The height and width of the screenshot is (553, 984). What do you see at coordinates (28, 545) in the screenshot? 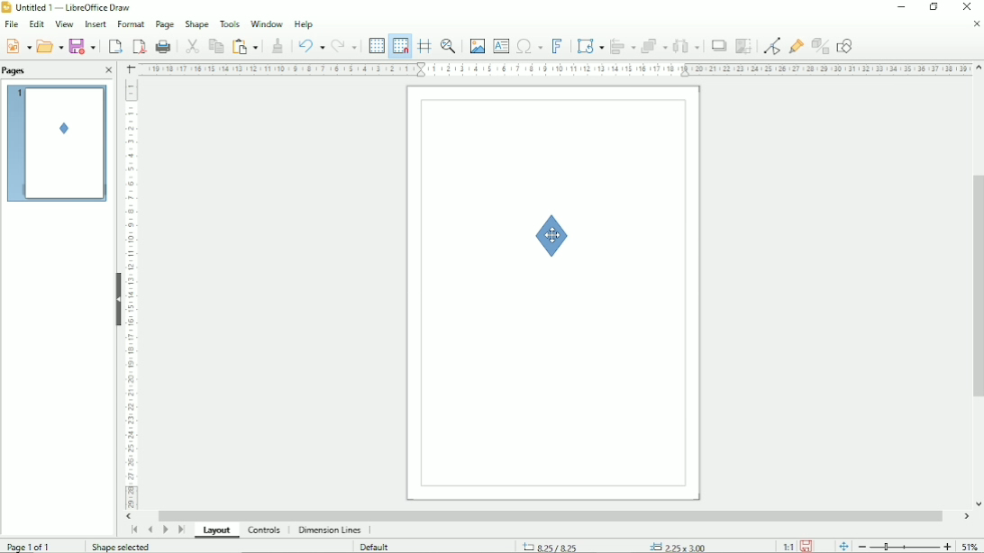
I see `Page 1 of 1` at bounding box center [28, 545].